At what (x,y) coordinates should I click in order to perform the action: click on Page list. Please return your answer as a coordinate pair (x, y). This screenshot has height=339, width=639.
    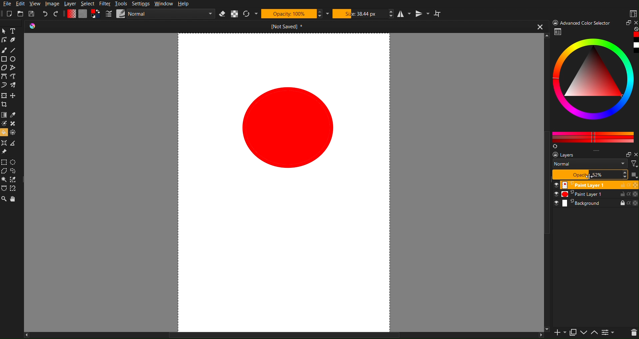
    Looking at the image, I should click on (610, 333).